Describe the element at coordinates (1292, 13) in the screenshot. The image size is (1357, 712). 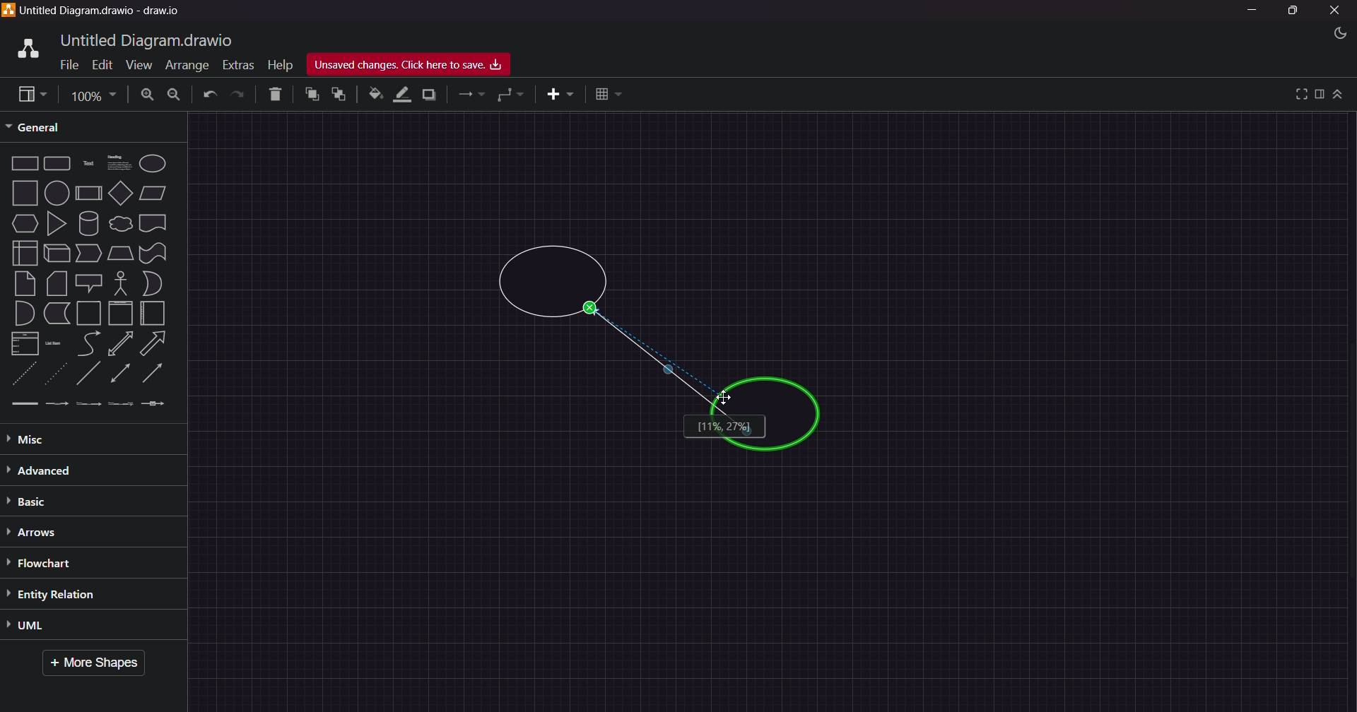
I see `Maximize` at that location.